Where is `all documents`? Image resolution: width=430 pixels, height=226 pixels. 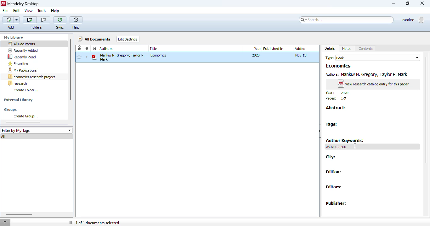
all documents is located at coordinates (21, 44).